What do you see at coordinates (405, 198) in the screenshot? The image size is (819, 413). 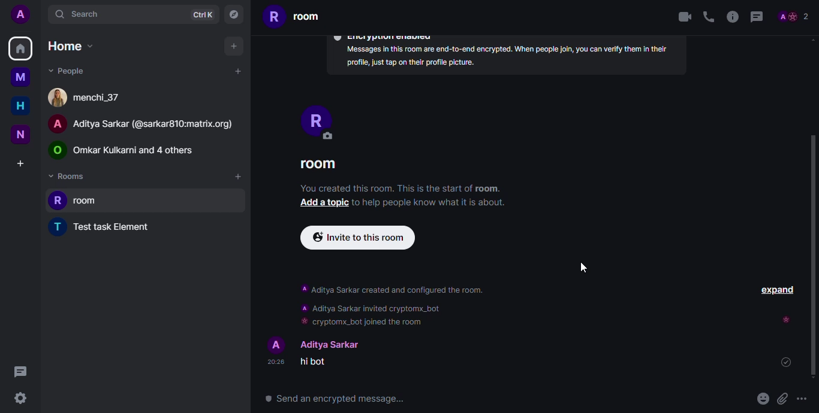 I see `You created this room. This is the start of room.
Add a topic to help people know what it is about.` at bounding box center [405, 198].